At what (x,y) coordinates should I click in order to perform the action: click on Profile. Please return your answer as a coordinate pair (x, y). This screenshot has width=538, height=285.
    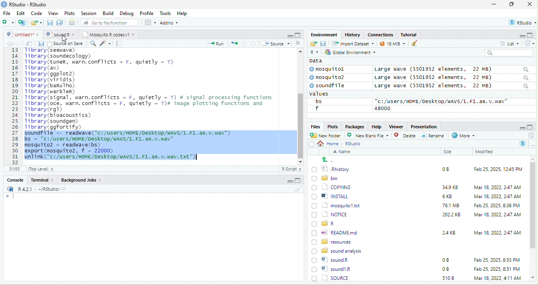
    Looking at the image, I should click on (147, 13).